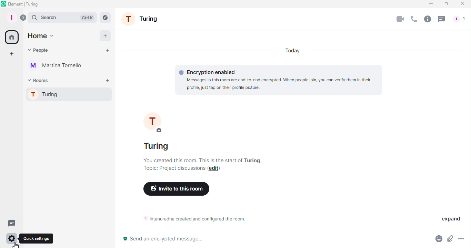  I want to click on People, so click(39, 50).